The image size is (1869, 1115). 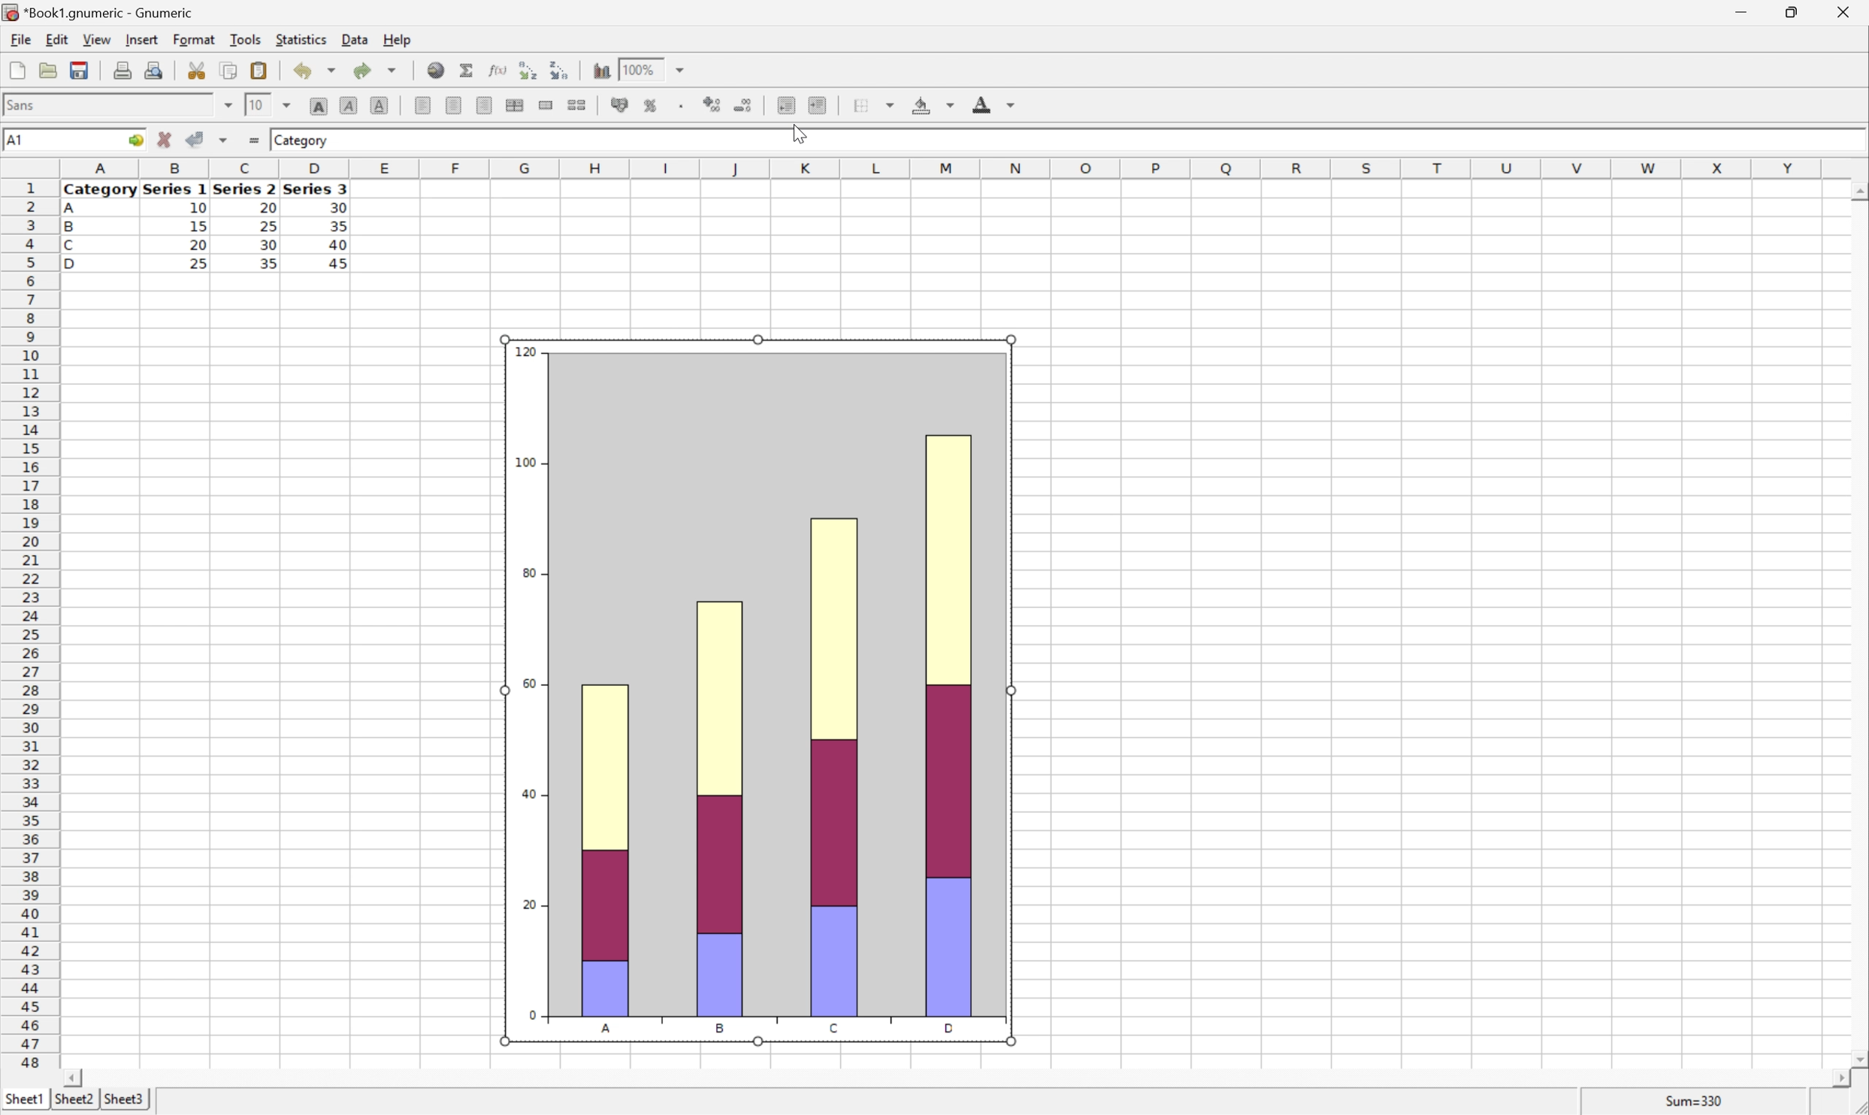 What do you see at coordinates (198, 264) in the screenshot?
I see `25` at bounding box center [198, 264].